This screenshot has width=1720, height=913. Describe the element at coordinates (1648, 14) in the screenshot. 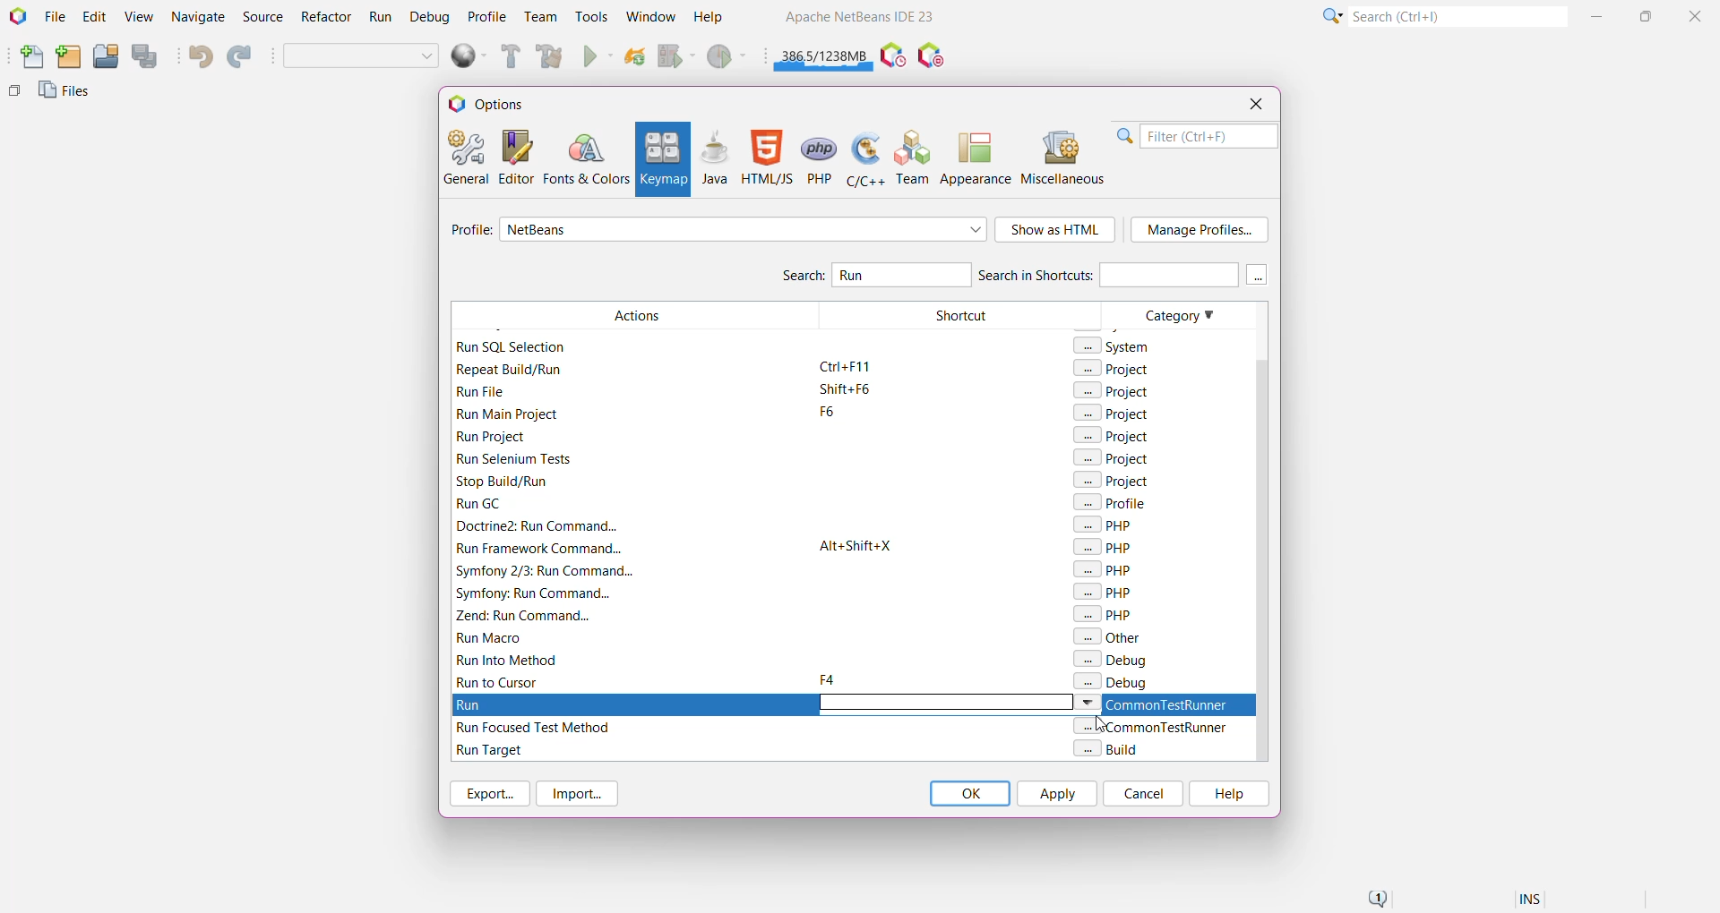

I see `Maximize` at that location.